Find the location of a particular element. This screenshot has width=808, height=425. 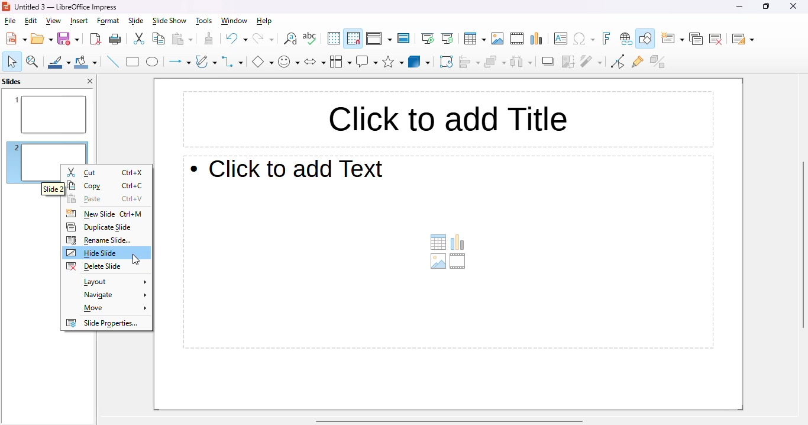

navigate is located at coordinates (114, 295).